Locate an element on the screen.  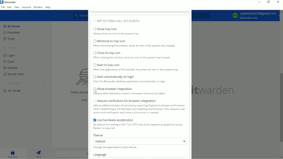
Set the bitwarden desktop application automatically on login. is located at coordinates (134, 82).